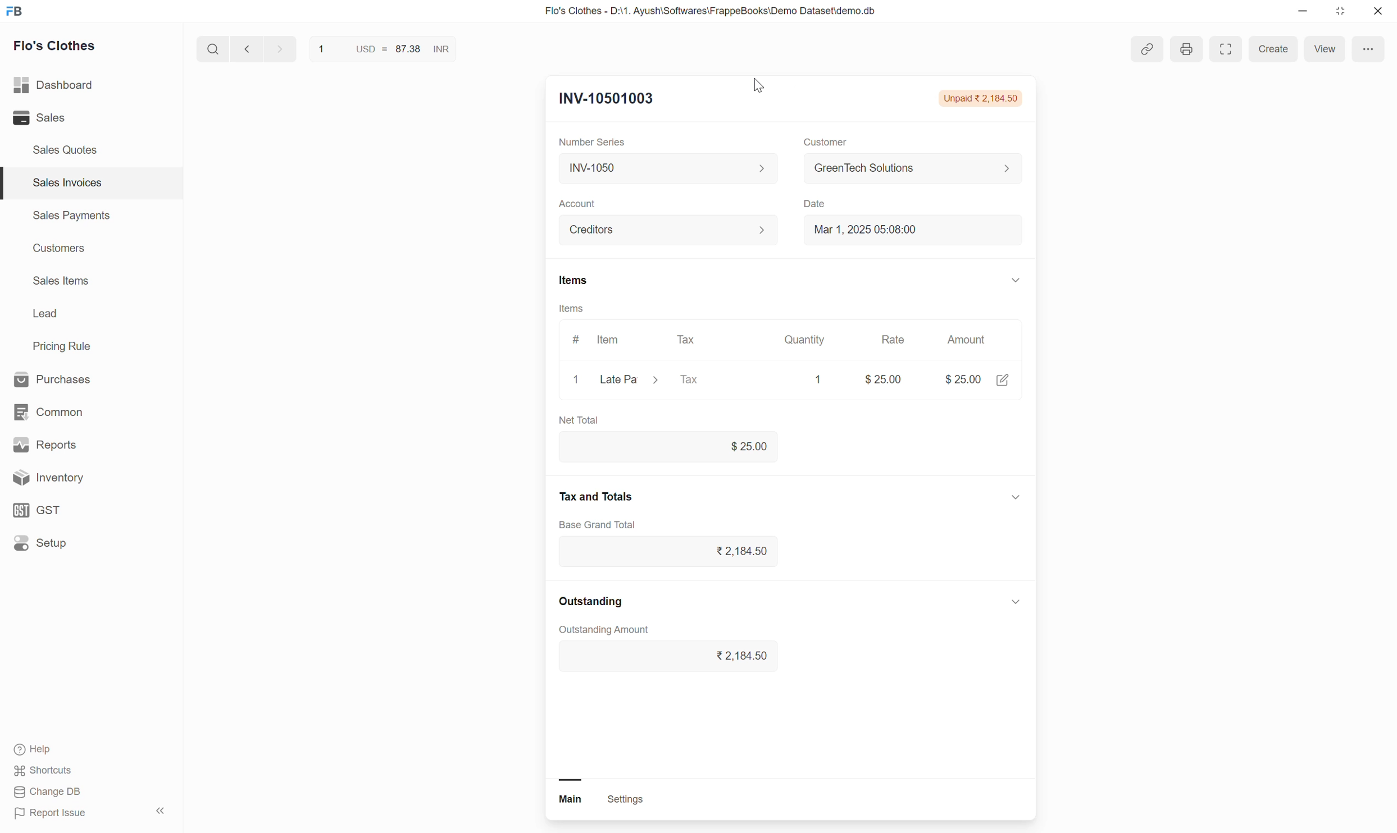 This screenshot has height=833, width=1397. What do you see at coordinates (681, 556) in the screenshot?
I see `tax input box` at bounding box center [681, 556].